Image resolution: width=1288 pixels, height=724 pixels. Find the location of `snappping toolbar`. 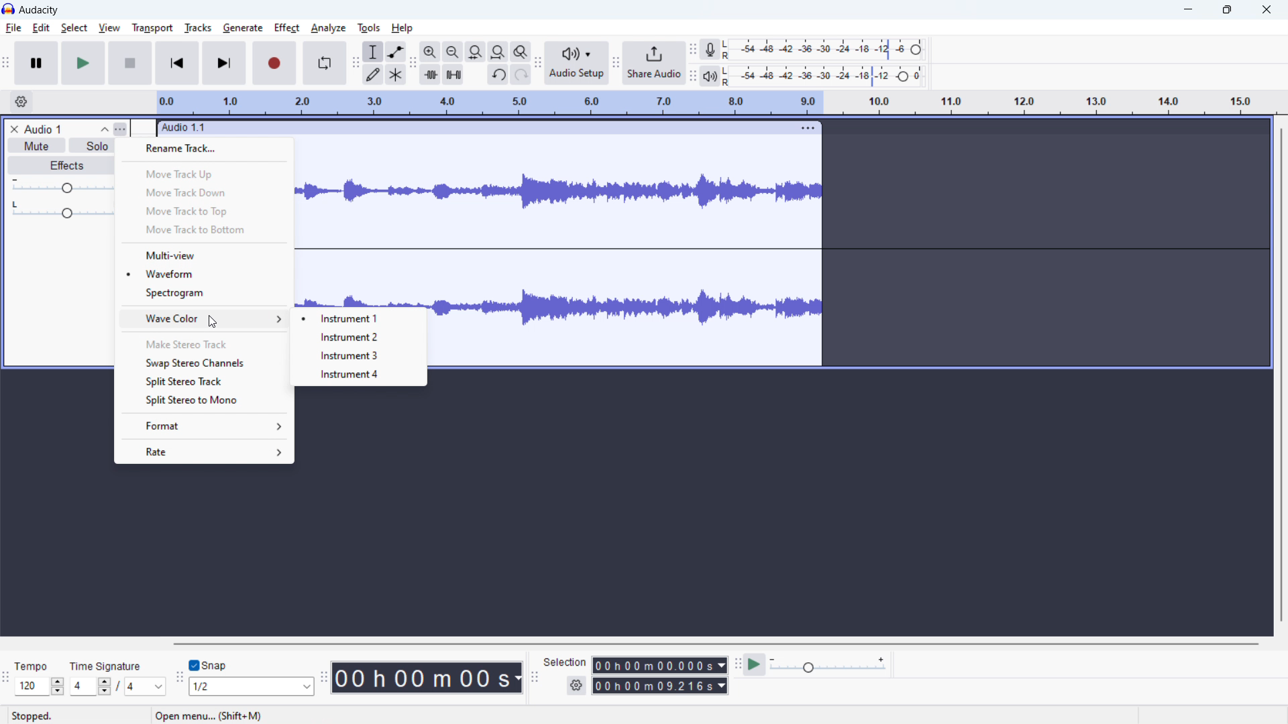

snappping toolbar is located at coordinates (180, 679).